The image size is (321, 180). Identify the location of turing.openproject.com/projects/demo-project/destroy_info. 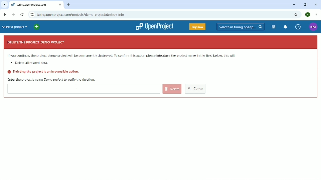
(92, 14).